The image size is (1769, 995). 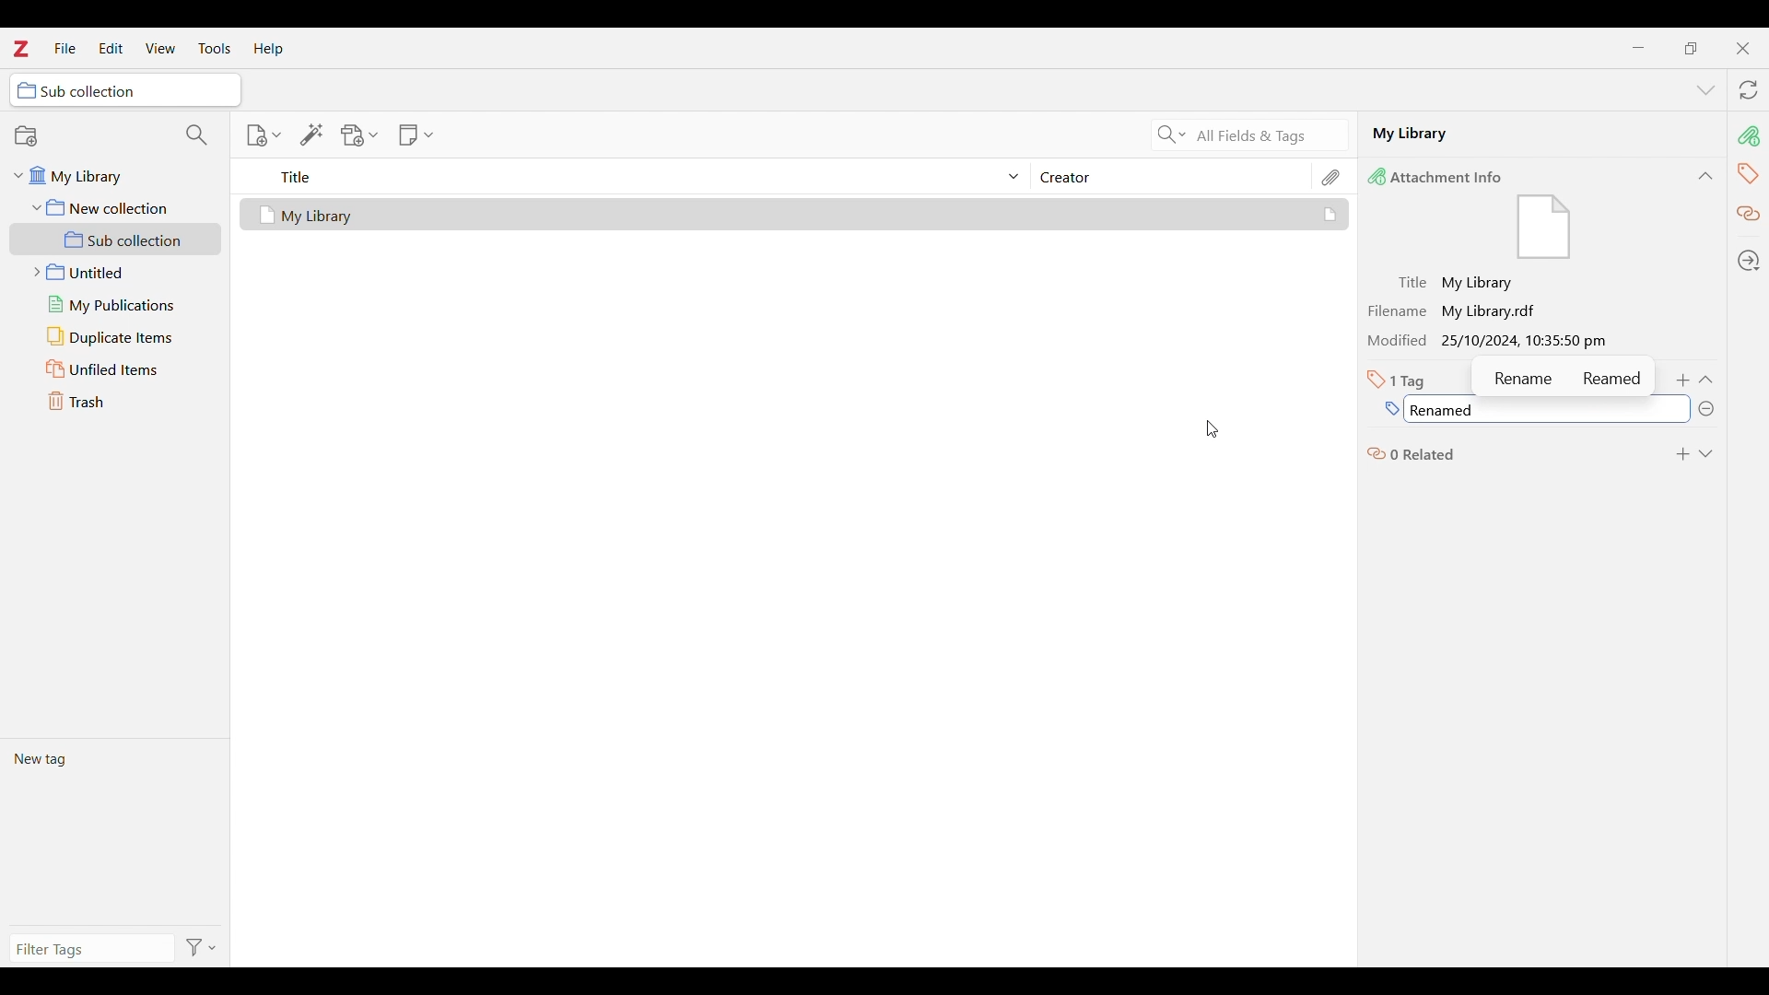 I want to click on File menu, so click(x=64, y=47).